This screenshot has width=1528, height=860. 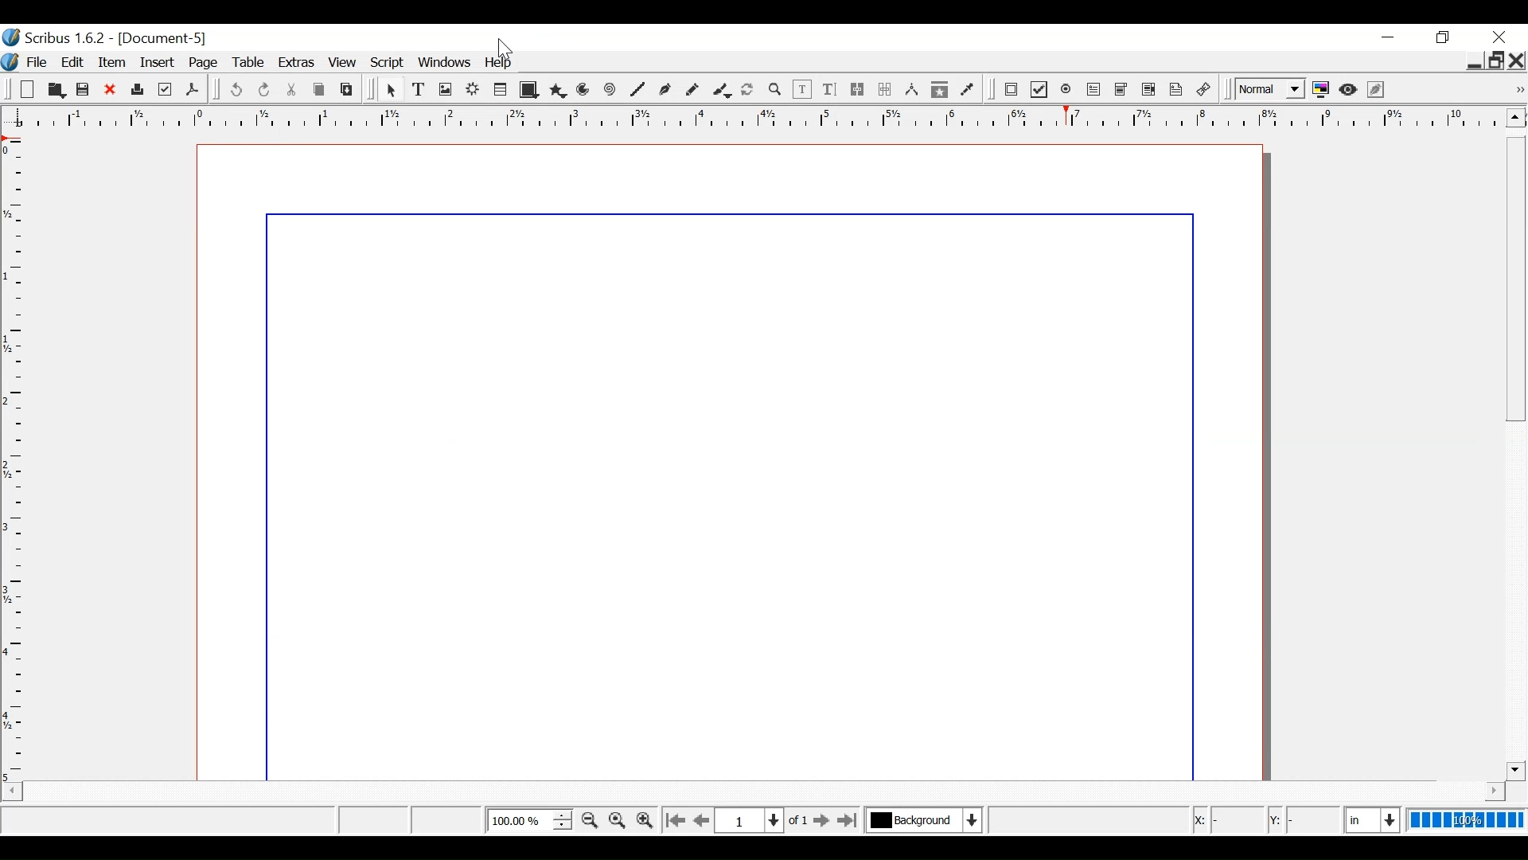 I want to click on link Annotations, so click(x=1204, y=90).